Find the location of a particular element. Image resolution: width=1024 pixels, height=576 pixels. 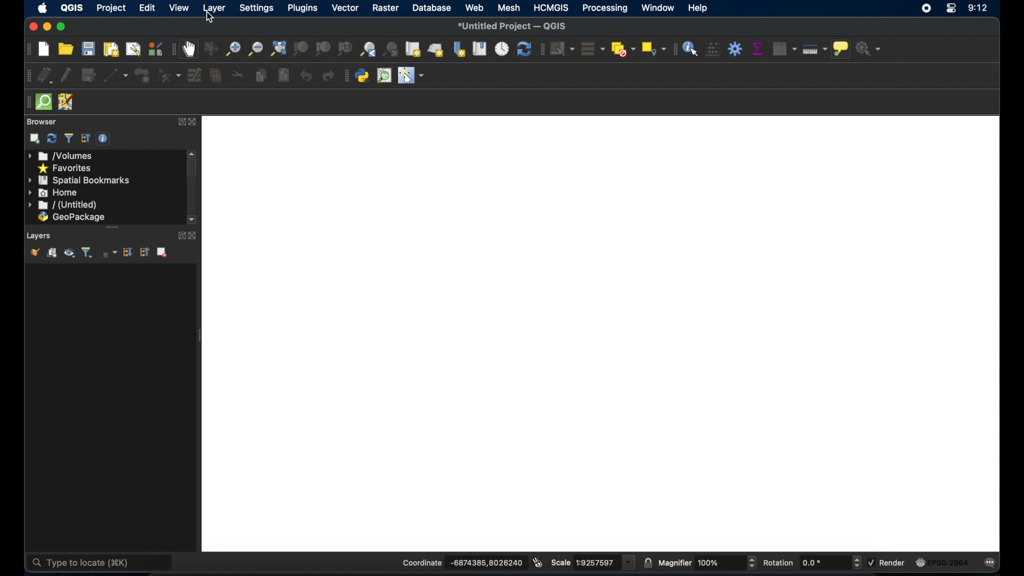

plugins is located at coordinates (302, 7).